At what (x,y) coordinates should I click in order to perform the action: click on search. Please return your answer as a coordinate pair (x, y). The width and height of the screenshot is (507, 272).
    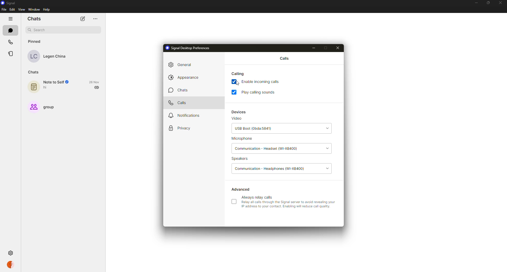
    Looking at the image, I should click on (37, 30).